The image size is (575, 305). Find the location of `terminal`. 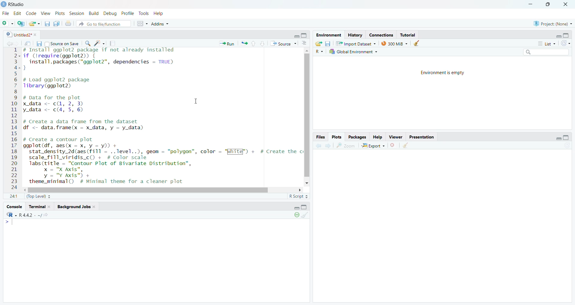

terminal is located at coordinates (39, 207).